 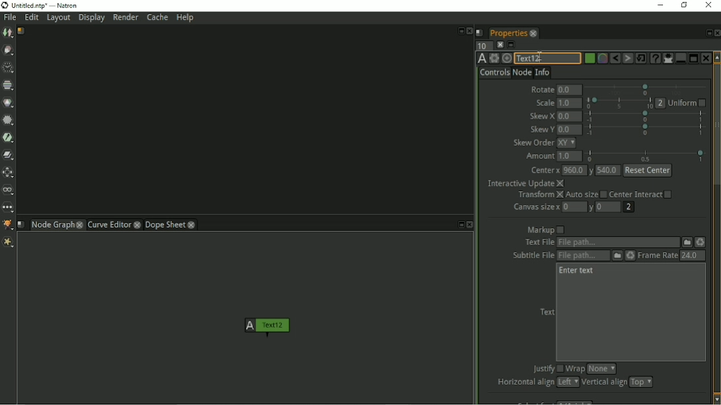 I want to click on Redo, so click(x=628, y=59).